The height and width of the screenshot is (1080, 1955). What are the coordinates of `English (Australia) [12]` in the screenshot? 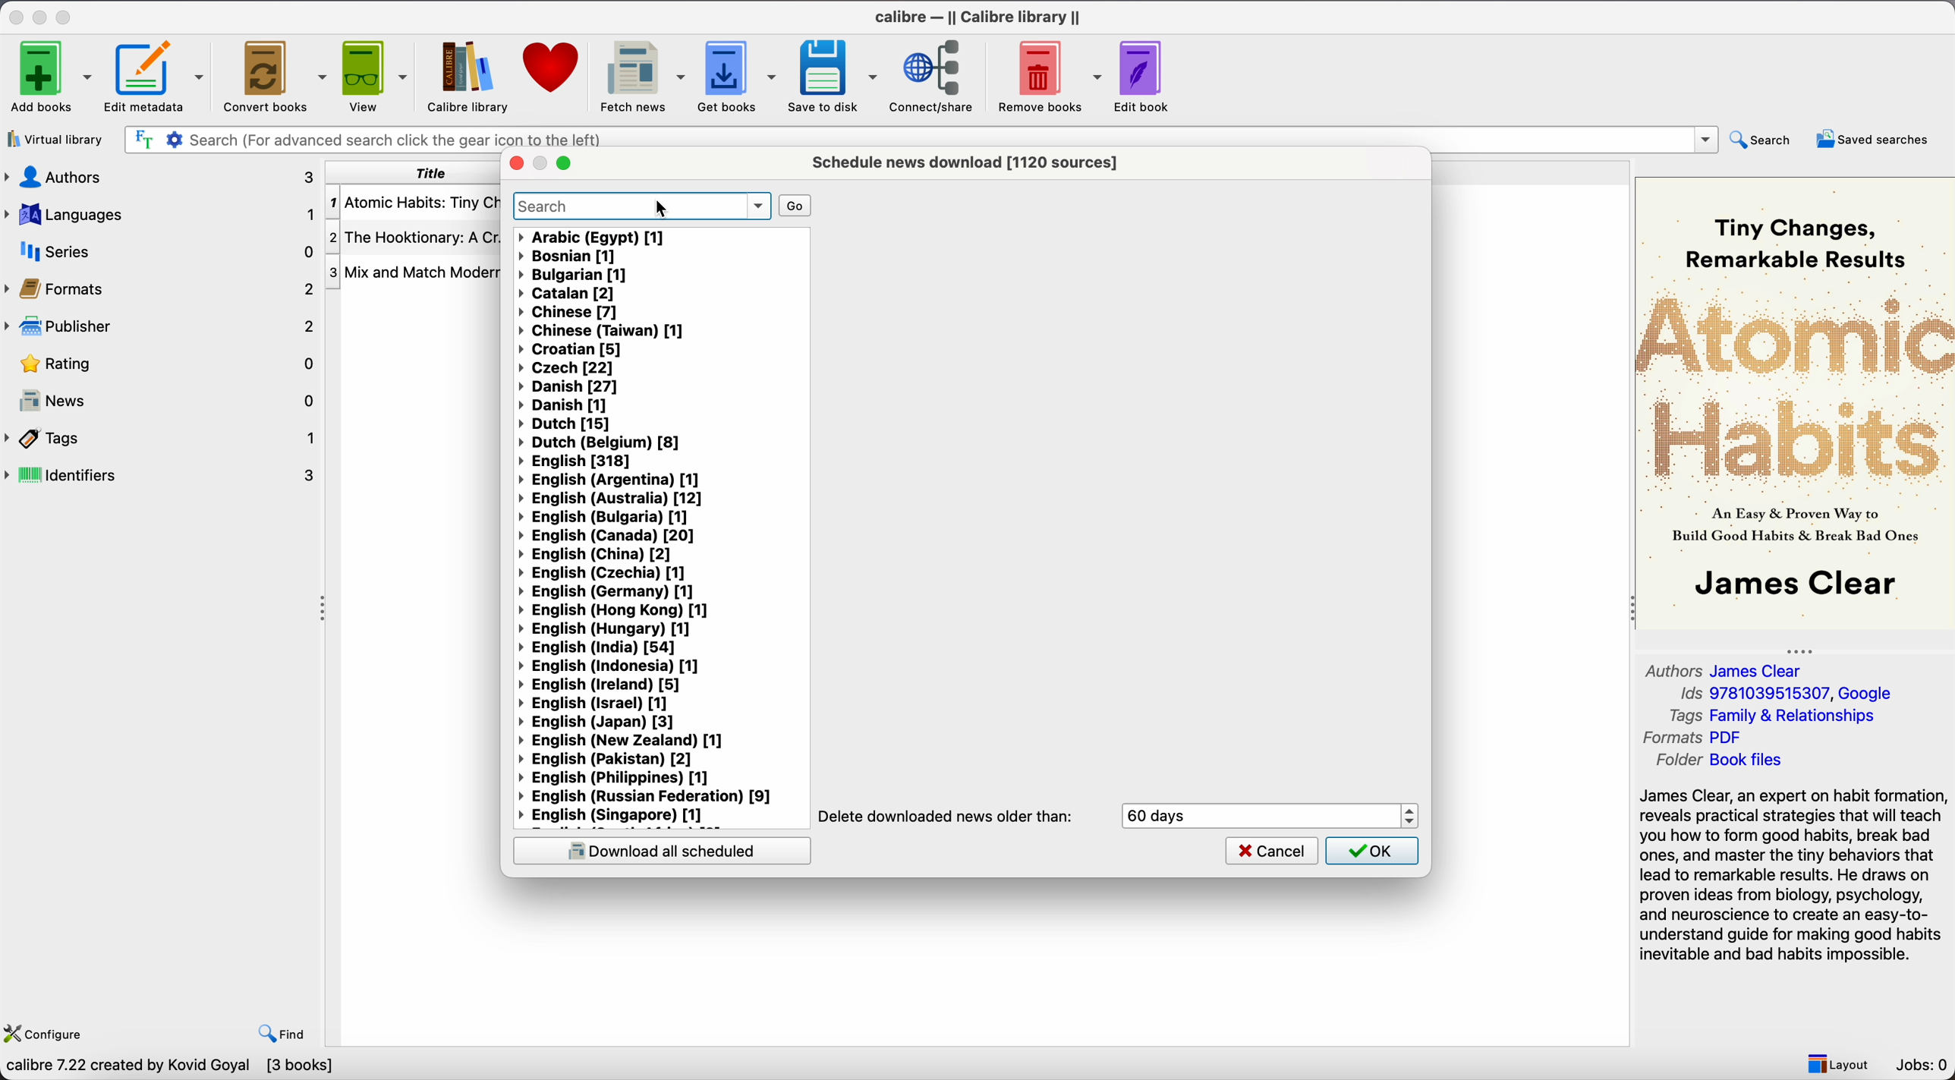 It's located at (609, 498).